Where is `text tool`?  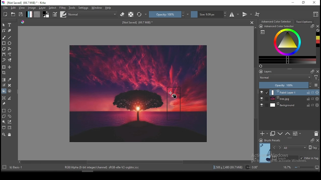
text tool is located at coordinates (10, 25).